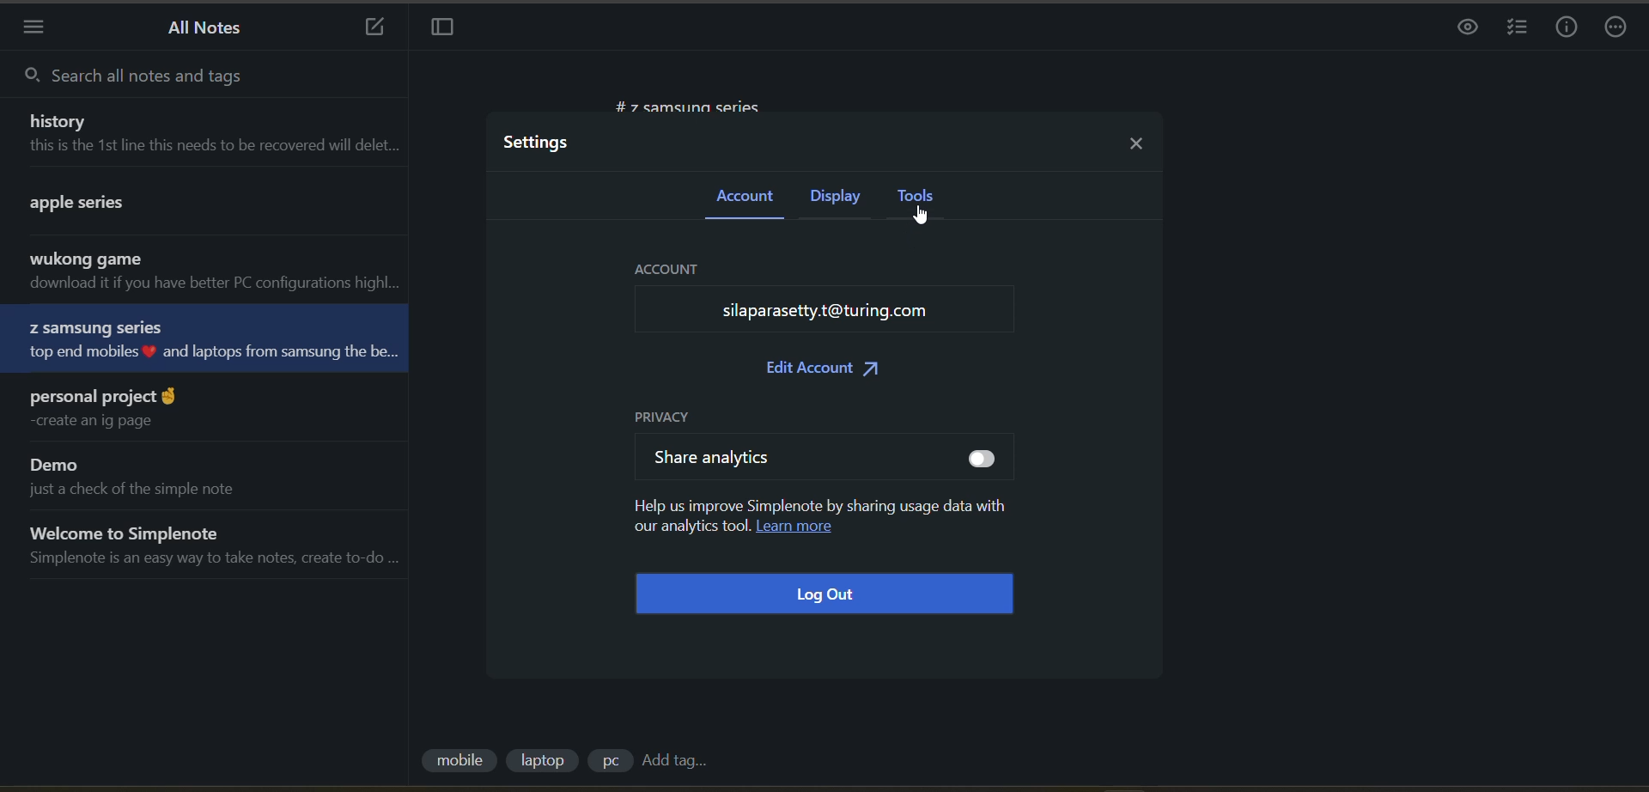 The height and width of the screenshot is (792, 1649). What do you see at coordinates (1463, 31) in the screenshot?
I see `preview` at bounding box center [1463, 31].